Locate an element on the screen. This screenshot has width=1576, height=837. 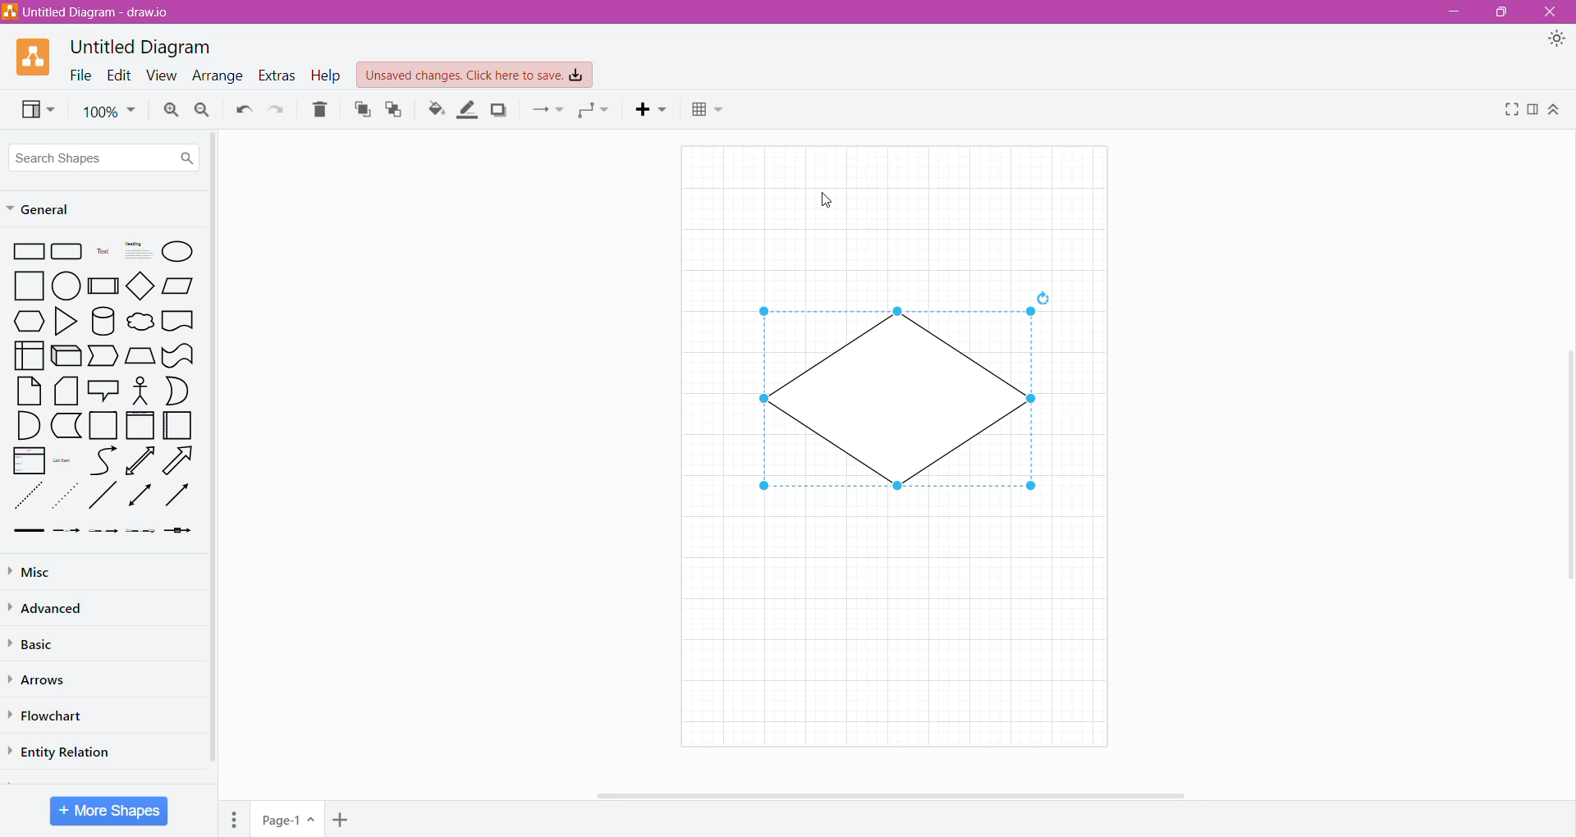
Process is located at coordinates (104, 285).